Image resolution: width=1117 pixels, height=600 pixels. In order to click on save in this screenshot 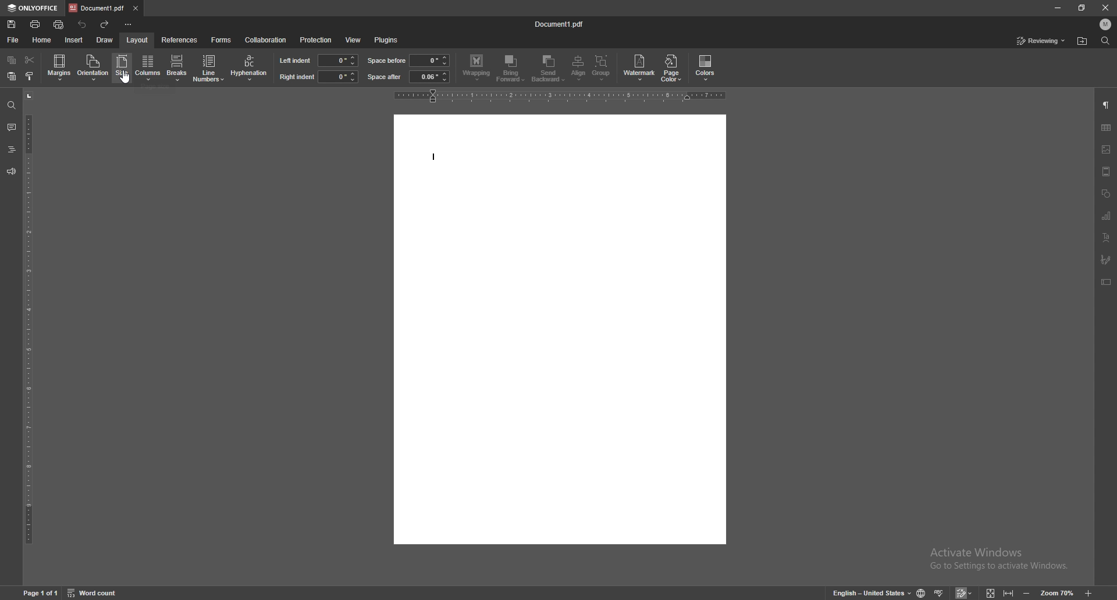, I will do `click(12, 24)`.